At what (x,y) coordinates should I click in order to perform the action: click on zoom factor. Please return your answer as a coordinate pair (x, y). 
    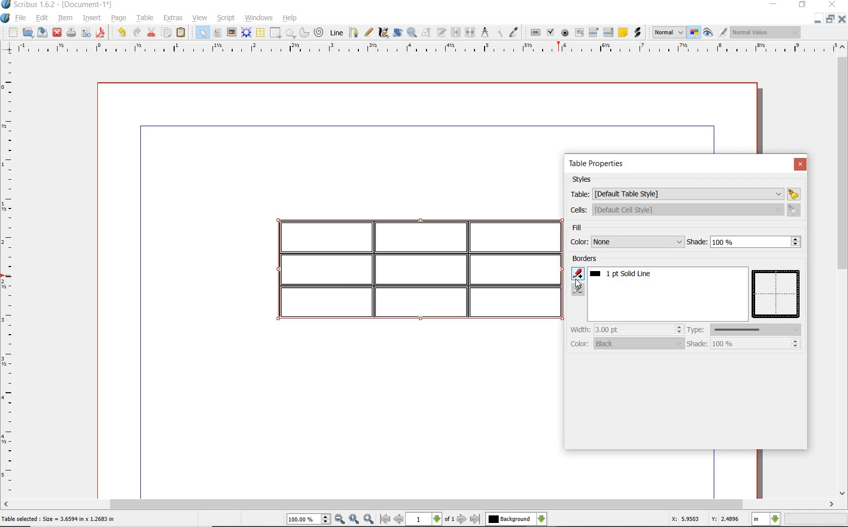
    Looking at the image, I should click on (816, 520).